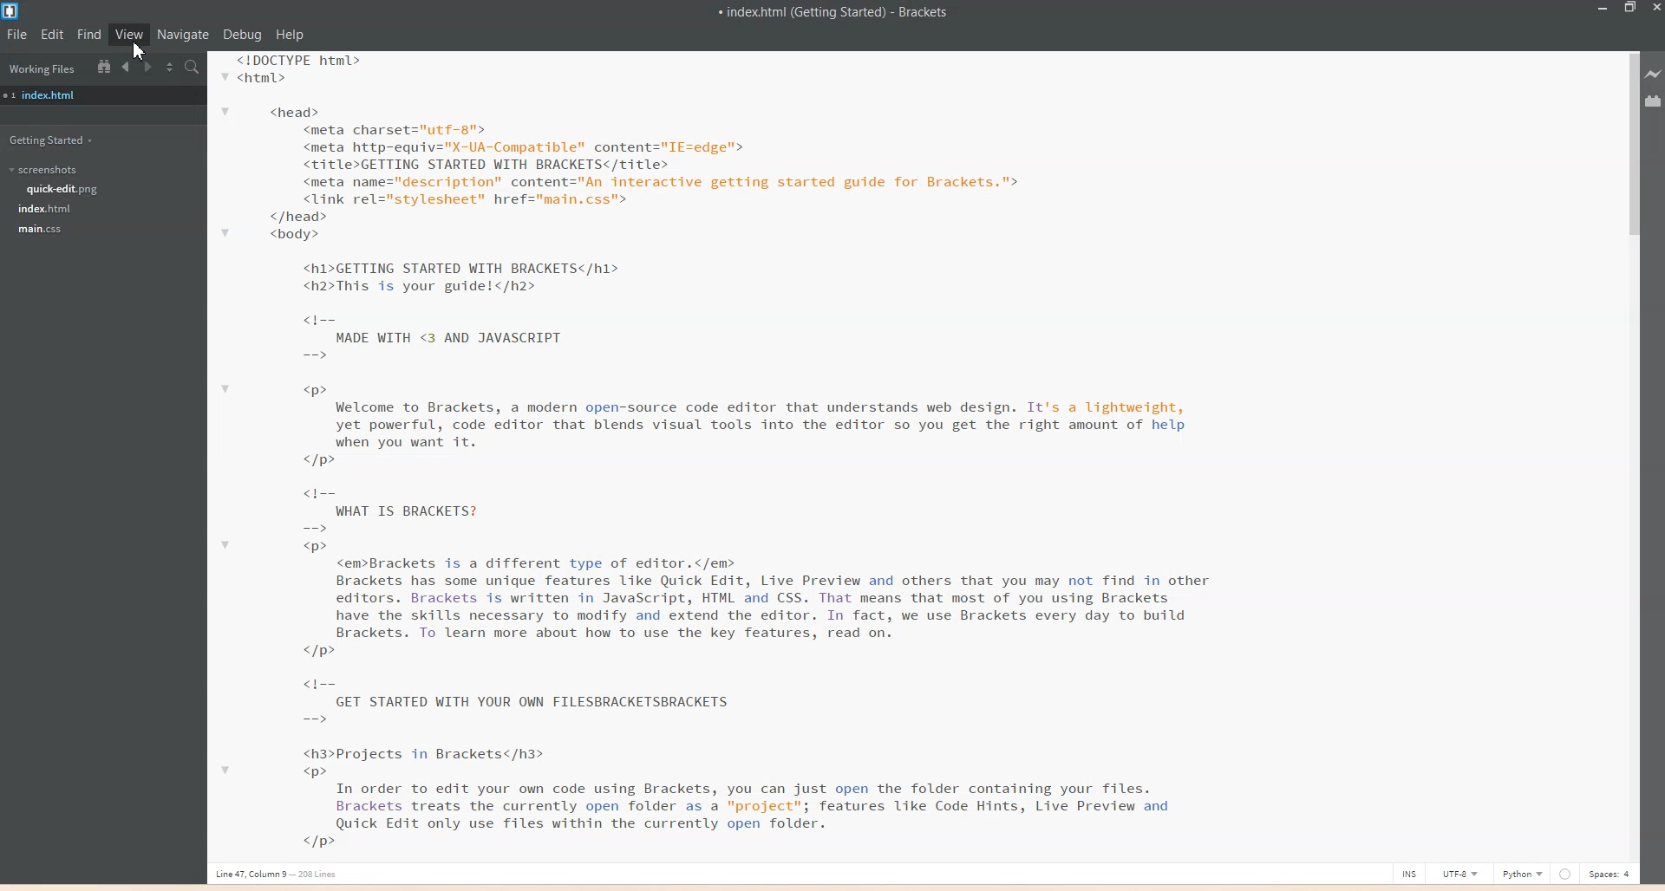 The height and width of the screenshot is (891, 1665). Describe the element at coordinates (721, 450) in the screenshot. I see `Text 2` at that location.